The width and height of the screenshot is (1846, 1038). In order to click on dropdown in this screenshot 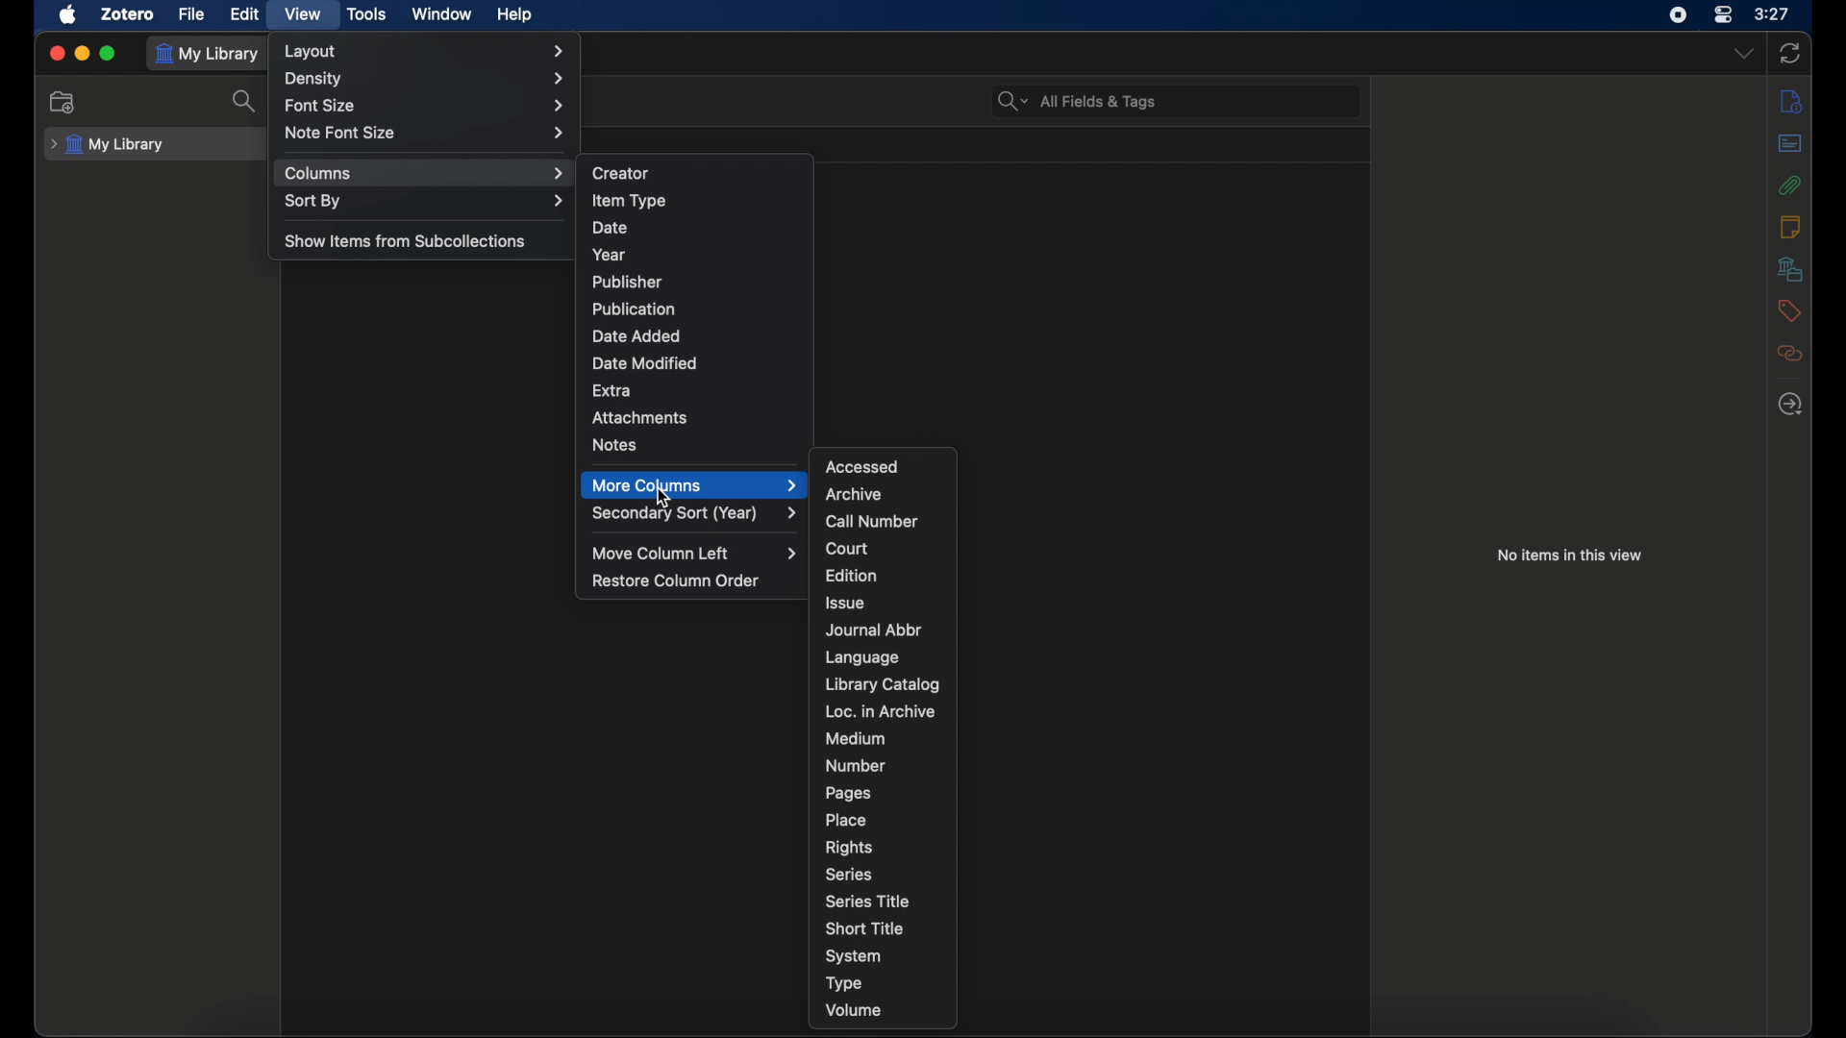, I will do `click(1744, 54)`.